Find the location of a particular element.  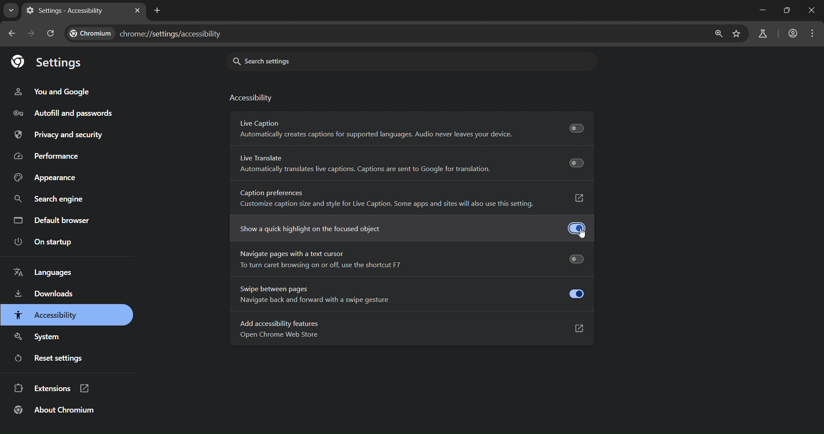

show a quick highlight on the focused object is located at coordinates (336, 229).